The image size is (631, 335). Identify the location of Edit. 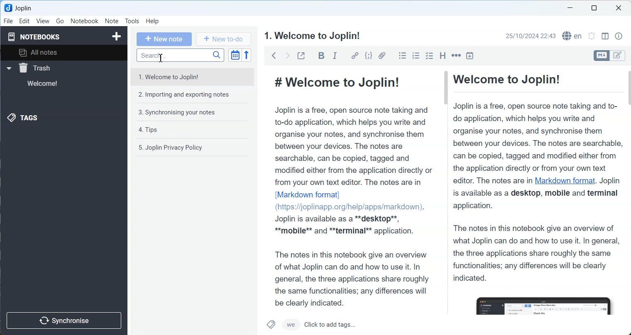
(25, 21).